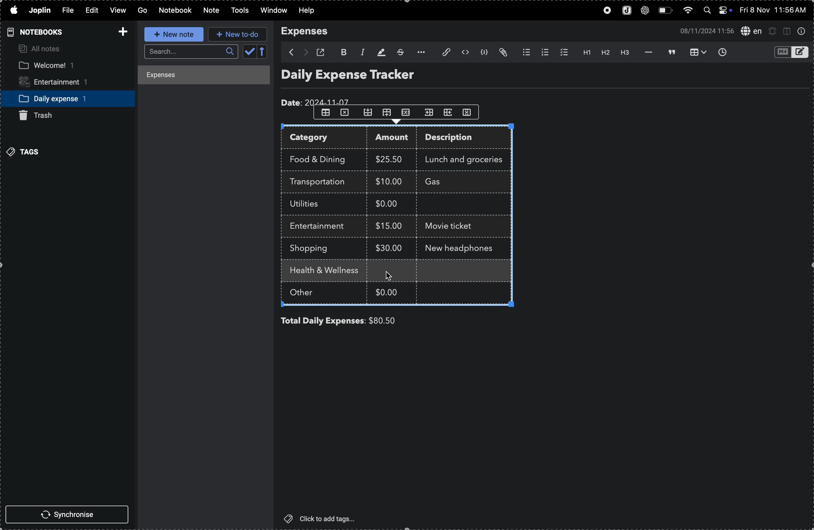  What do you see at coordinates (317, 100) in the screenshot?
I see `date` at bounding box center [317, 100].